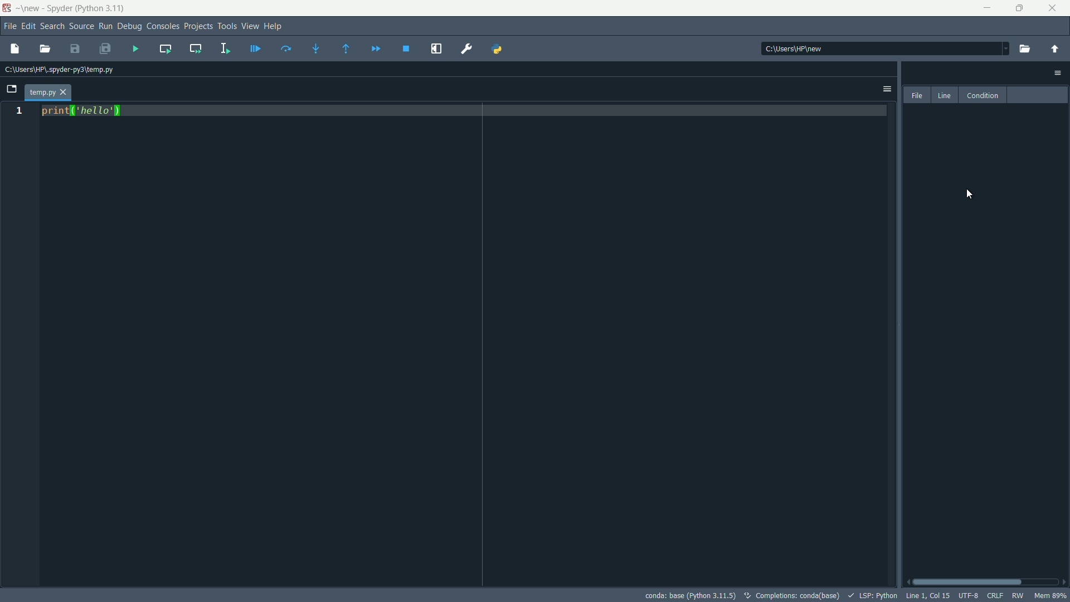  I want to click on line 1, col 15, so click(927, 596).